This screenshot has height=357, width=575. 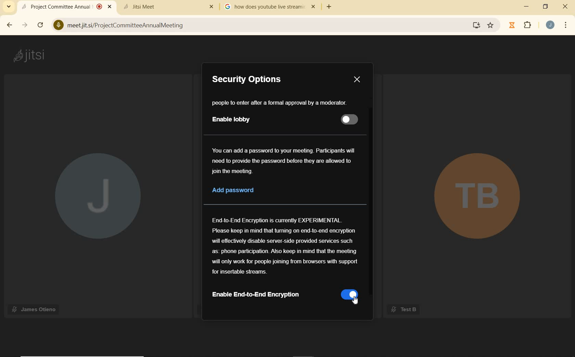 I want to click on slider, so click(x=350, y=118).